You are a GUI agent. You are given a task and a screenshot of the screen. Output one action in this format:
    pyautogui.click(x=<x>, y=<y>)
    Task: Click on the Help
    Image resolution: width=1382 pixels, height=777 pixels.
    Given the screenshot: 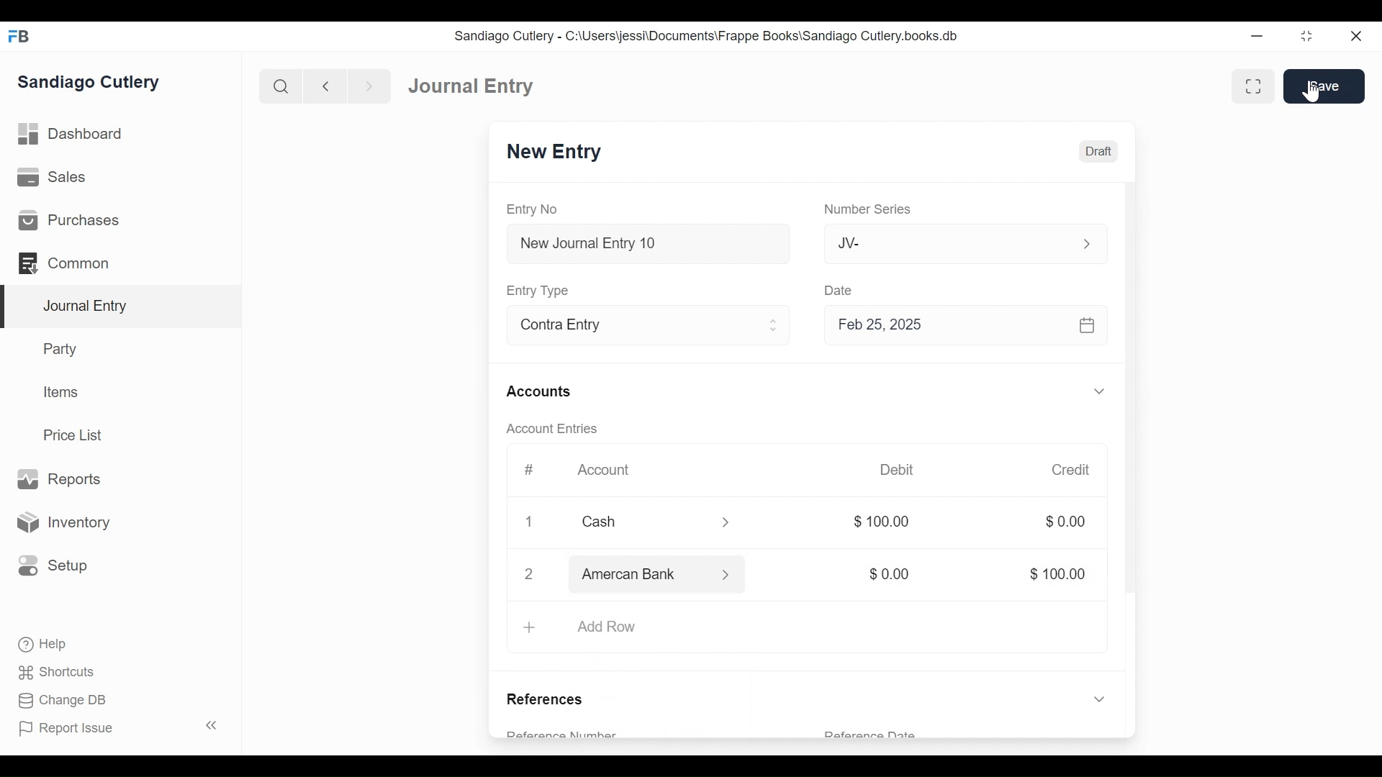 What is the action you would take?
    pyautogui.click(x=40, y=642)
    